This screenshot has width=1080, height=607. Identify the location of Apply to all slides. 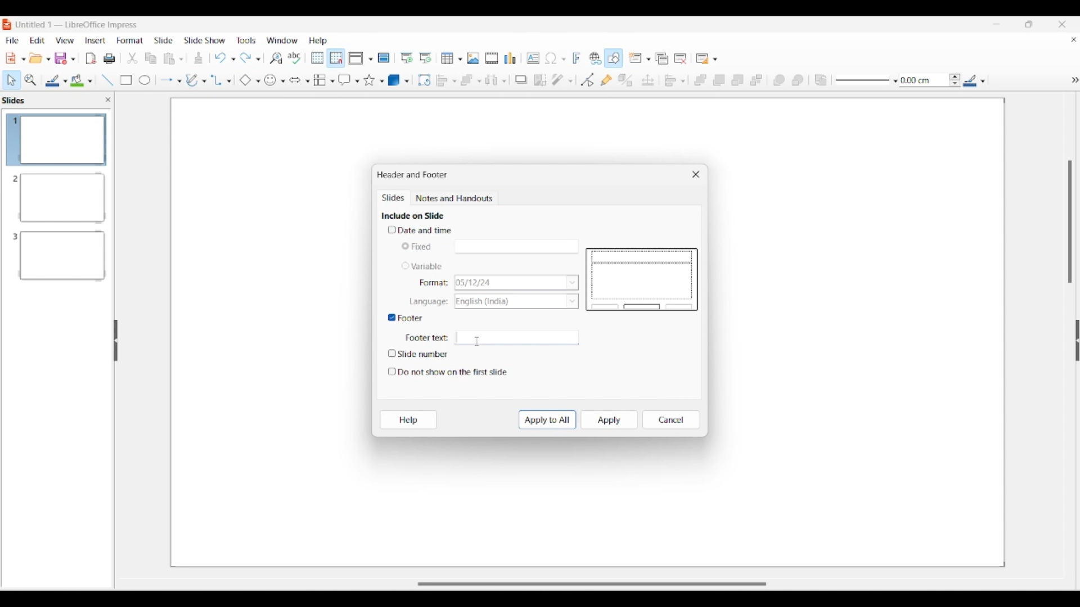
(547, 420).